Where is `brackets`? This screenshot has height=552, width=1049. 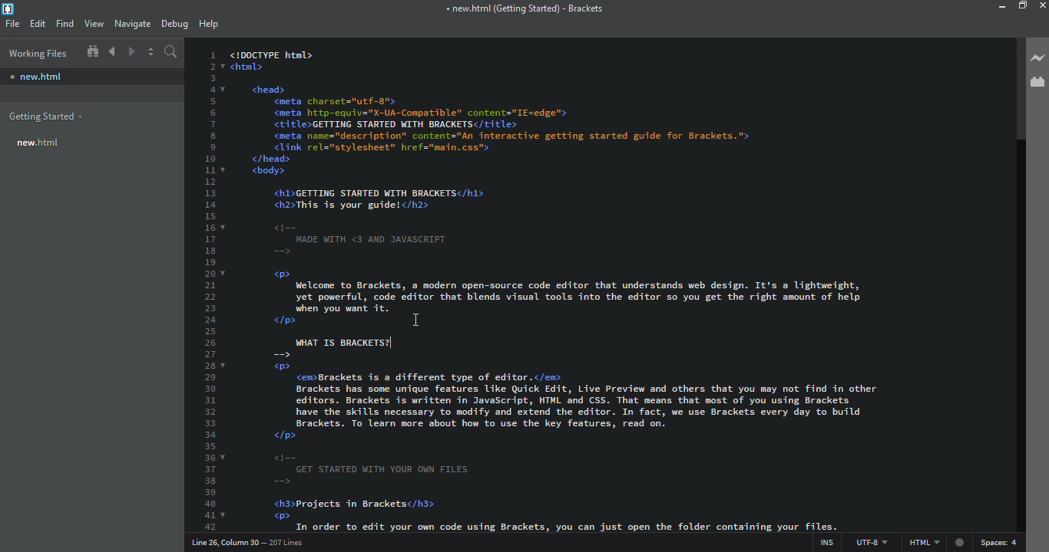
brackets is located at coordinates (11, 9).